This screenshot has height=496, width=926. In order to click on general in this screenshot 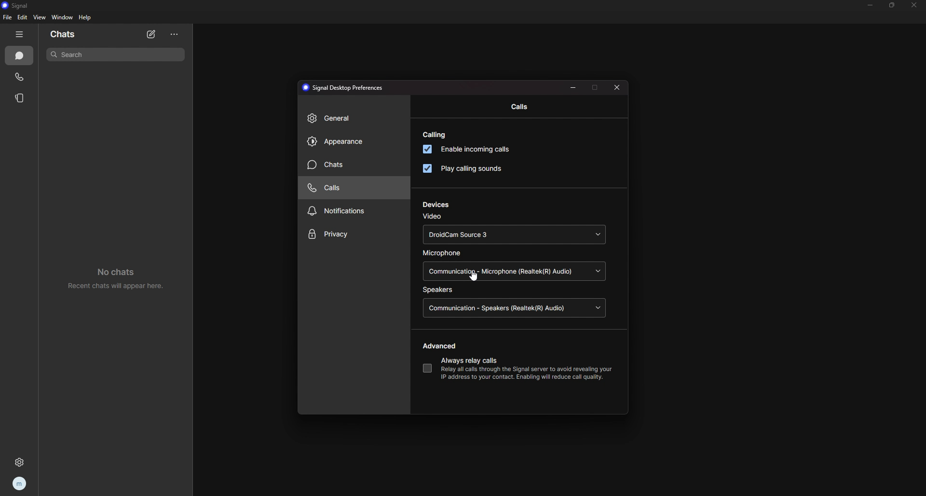, I will do `click(352, 118)`.